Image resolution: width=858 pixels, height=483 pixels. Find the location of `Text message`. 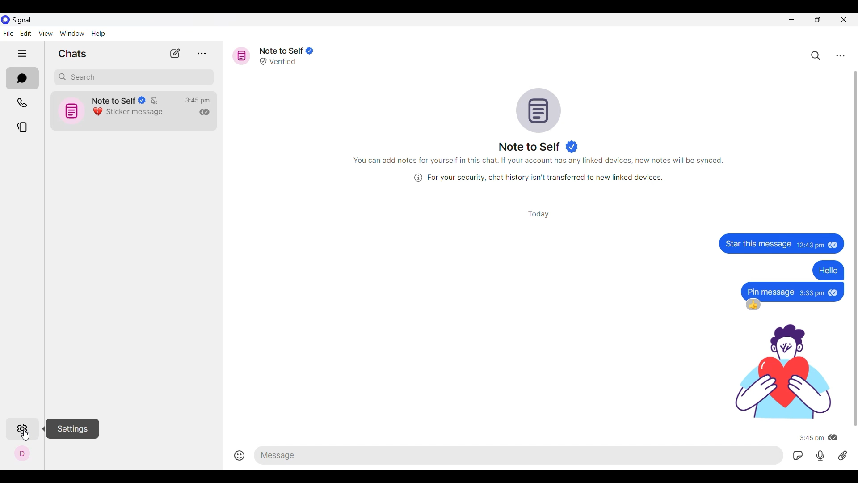

Text message is located at coordinates (757, 243).